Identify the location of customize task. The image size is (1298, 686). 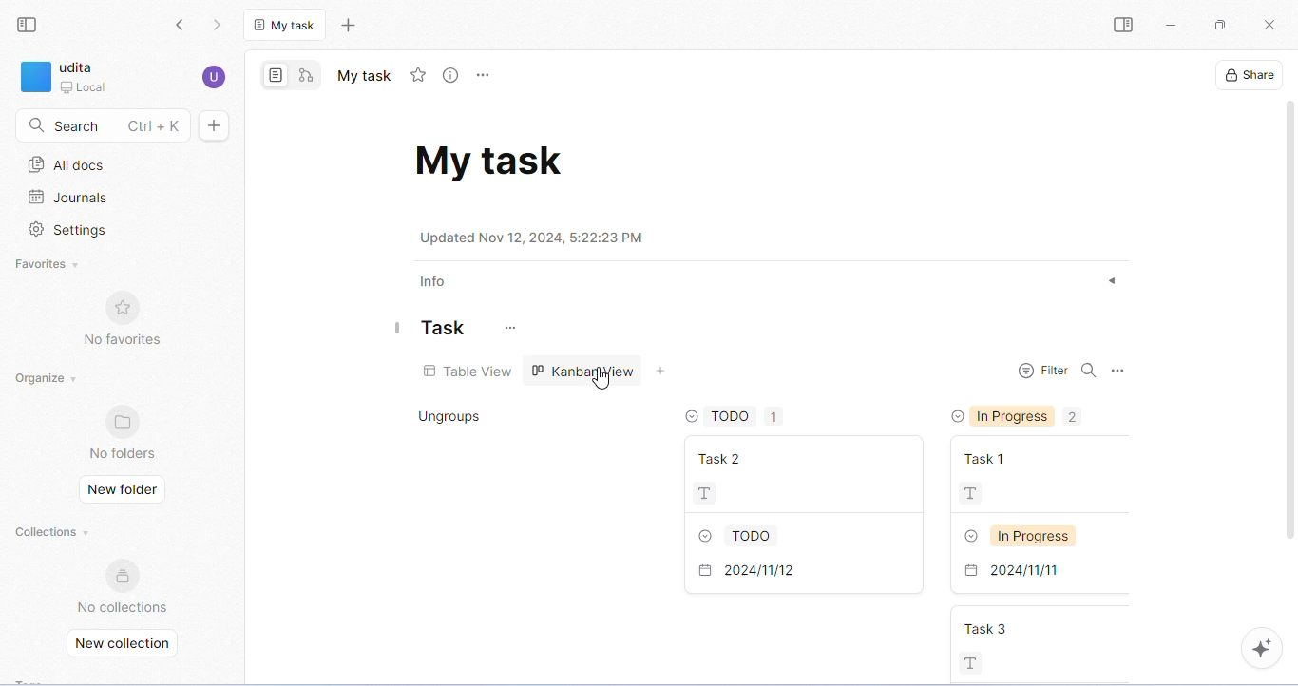
(514, 329).